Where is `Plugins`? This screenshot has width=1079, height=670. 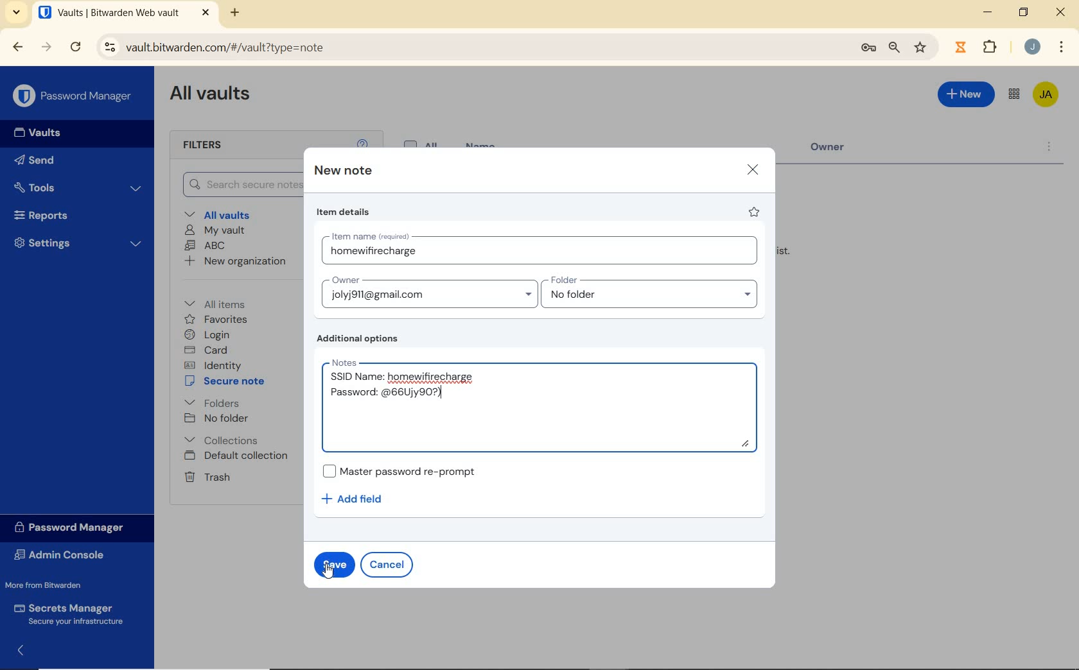 Plugins is located at coordinates (992, 46).